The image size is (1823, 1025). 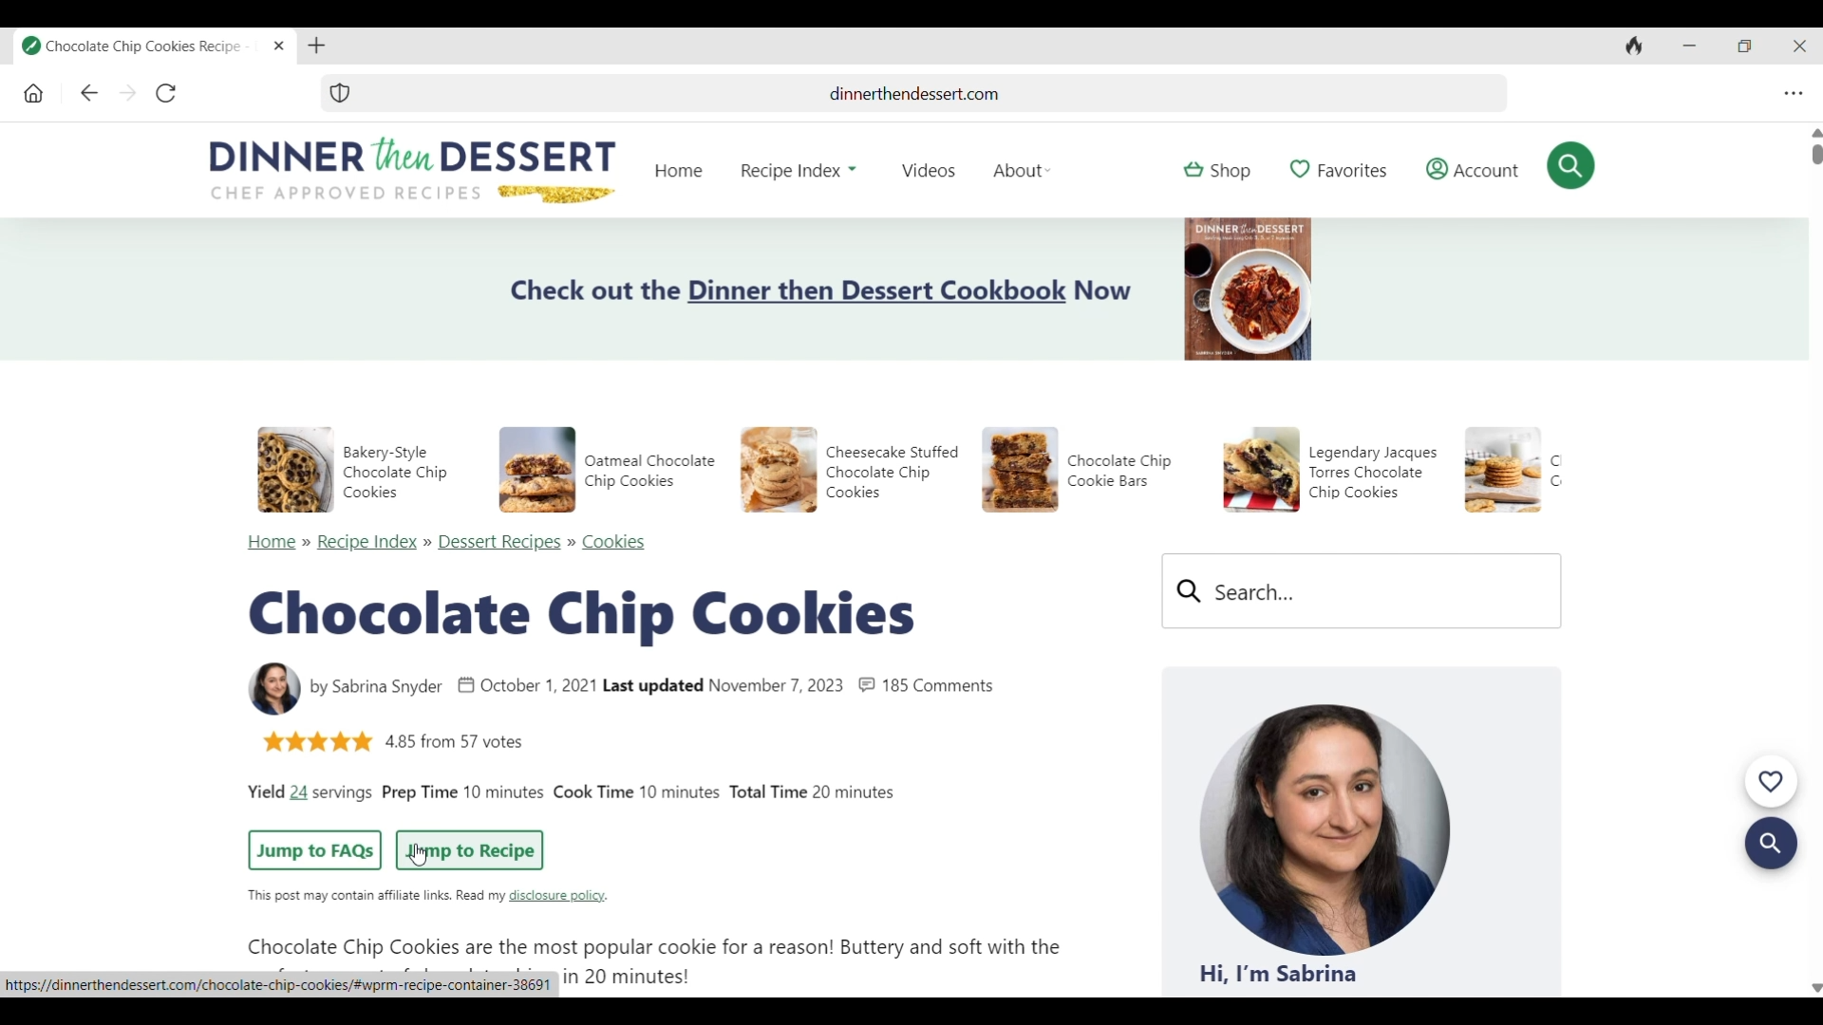 I want to click on Date symbol, so click(x=466, y=685).